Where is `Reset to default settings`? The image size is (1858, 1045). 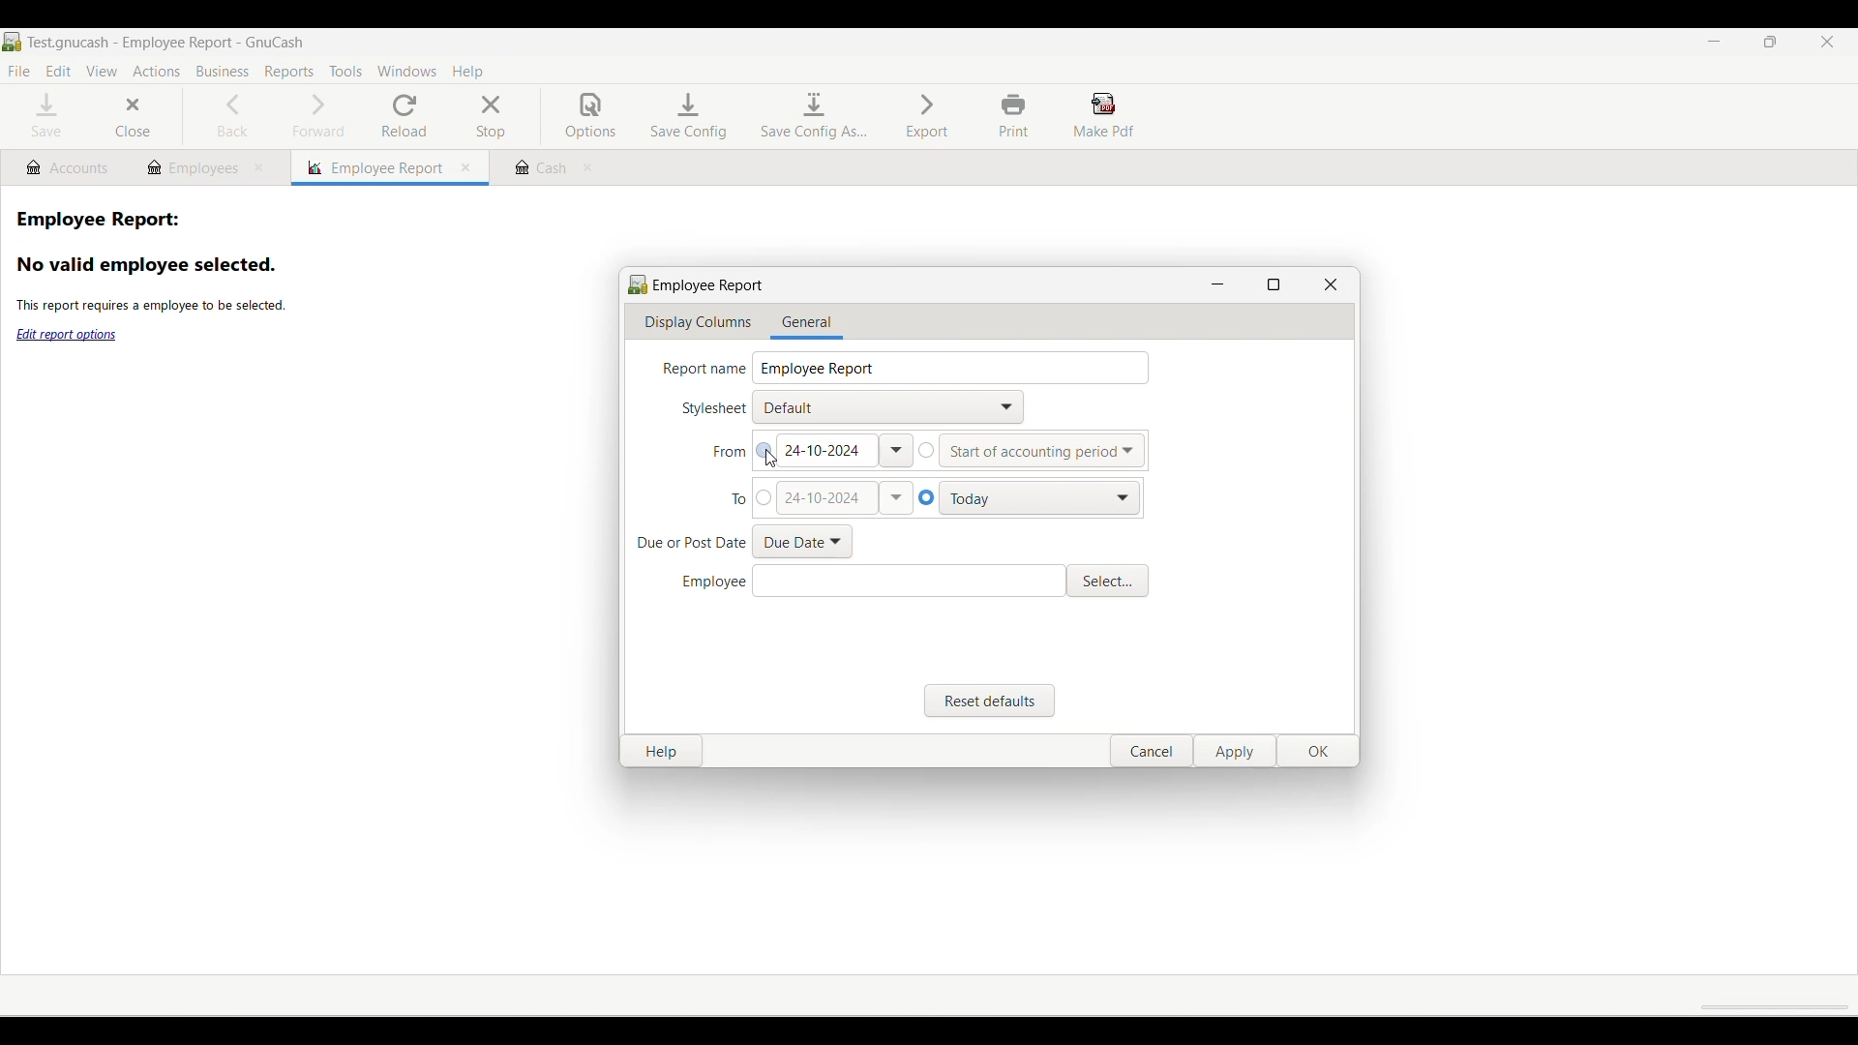
Reset to default settings is located at coordinates (989, 701).